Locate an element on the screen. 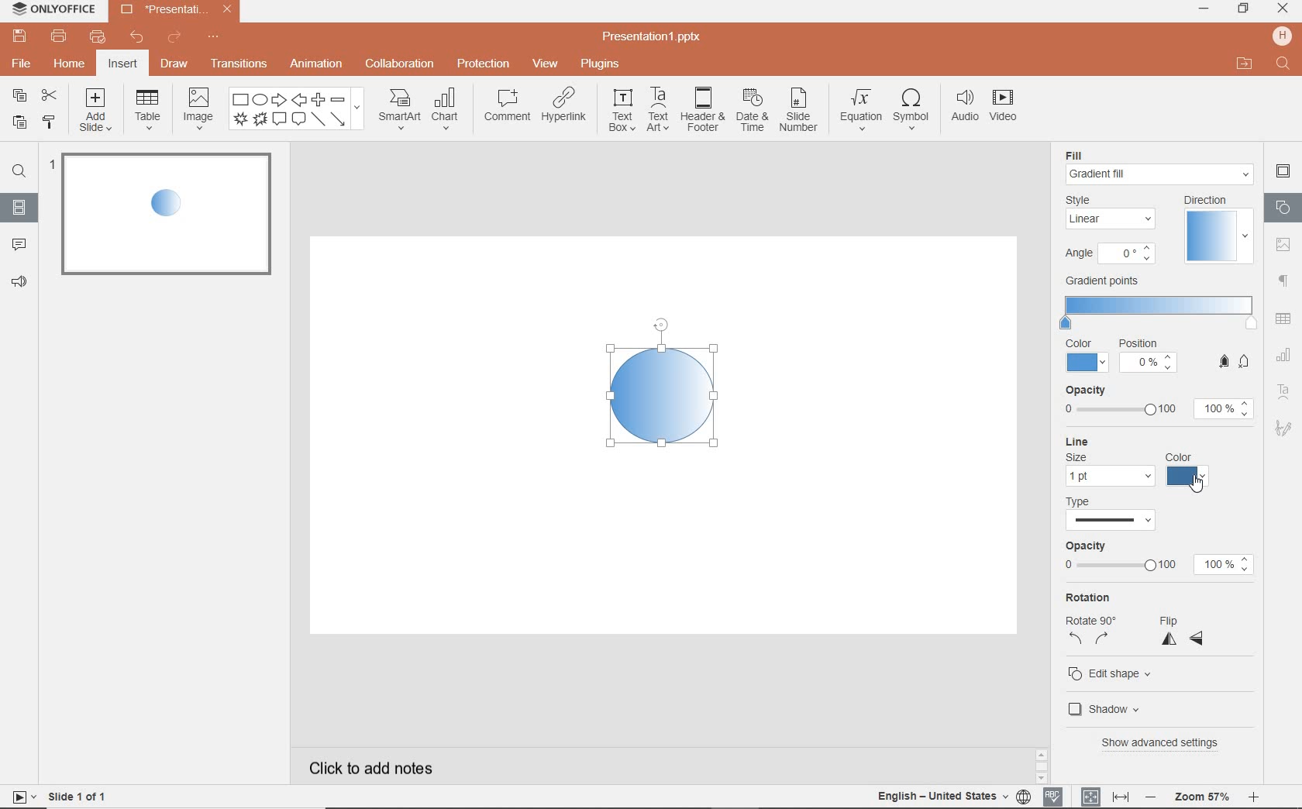  text art is located at coordinates (660, 110).